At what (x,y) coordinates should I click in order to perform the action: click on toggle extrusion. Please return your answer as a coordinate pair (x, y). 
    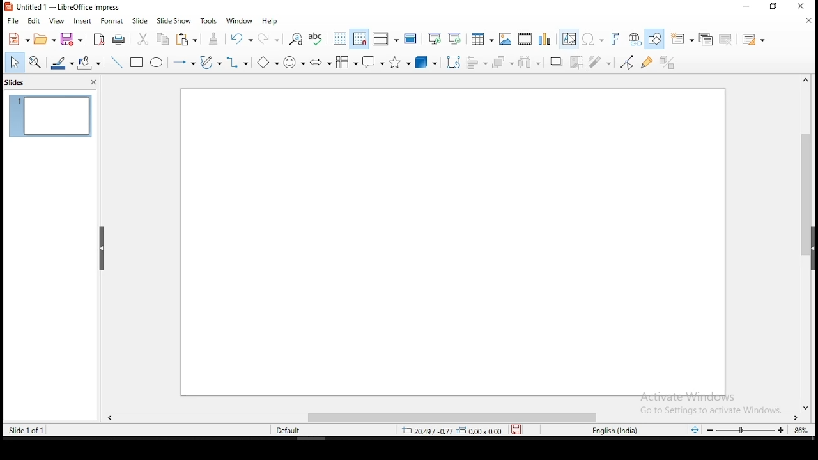
    Looking at the image, I should click on (667, 63).